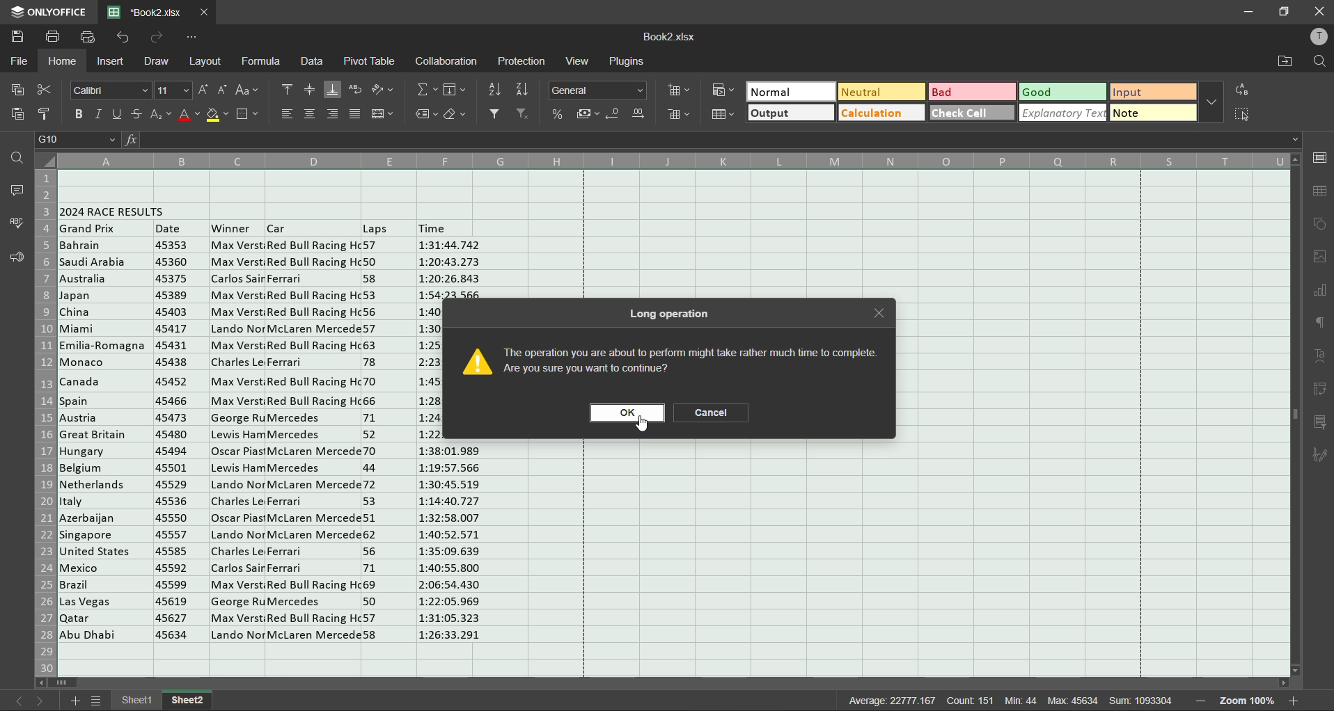  Describe the element at coordinates (354, 113) in the screenshot. I see `justified` at that location.